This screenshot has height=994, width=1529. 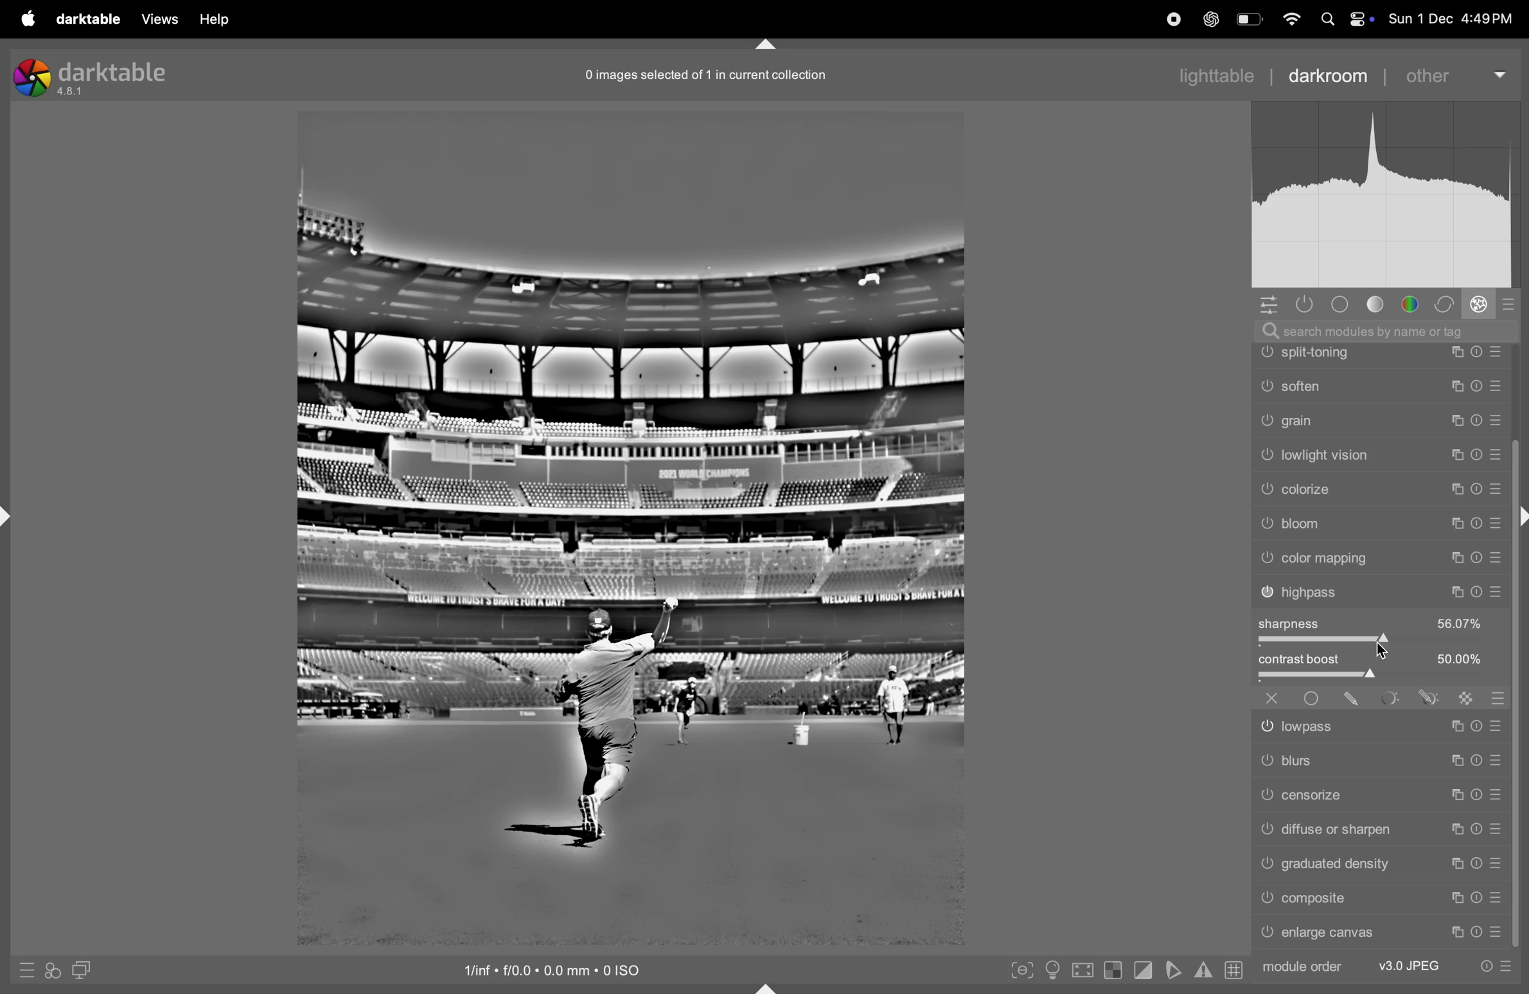 What do you see at coordinates (565, 970) in the screenshot?
I see `iso` at bounding box center [565, 970].